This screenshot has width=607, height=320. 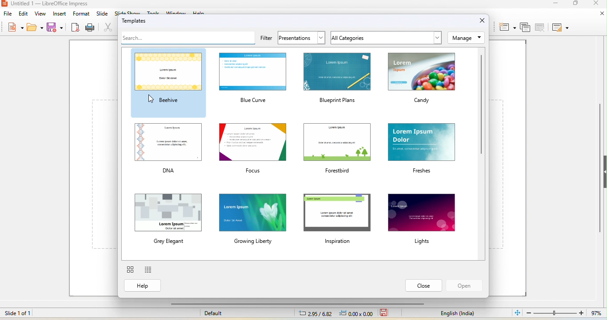 I want to click on list view, so click(x=148, y=270).